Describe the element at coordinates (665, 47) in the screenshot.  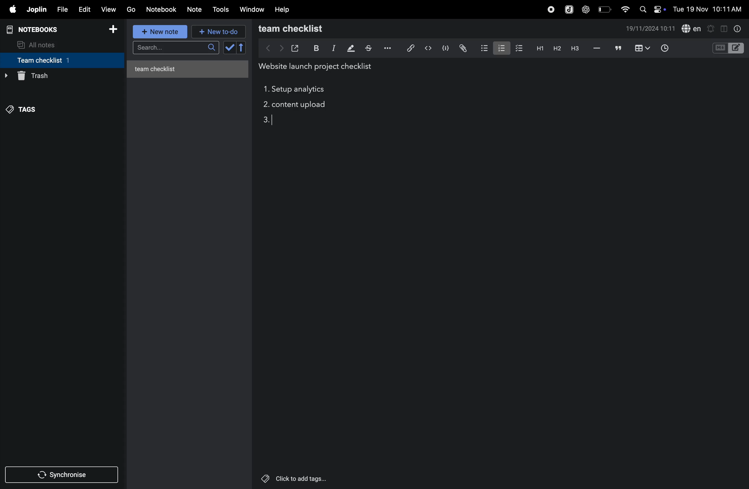
I see `time` at that location.